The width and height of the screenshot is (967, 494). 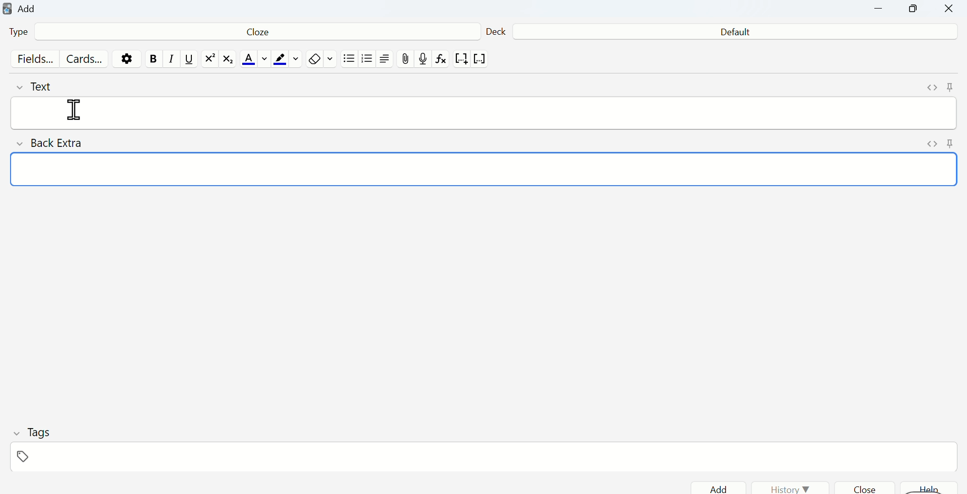 What do you see at coordinates (406, 58) in the screenshot?
I see `Attach` at bounding box center [406, 58].